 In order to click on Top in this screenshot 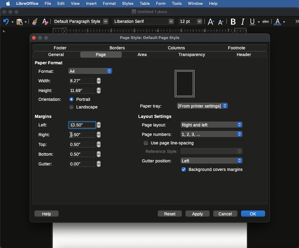, I will do `click(69, 144)`.